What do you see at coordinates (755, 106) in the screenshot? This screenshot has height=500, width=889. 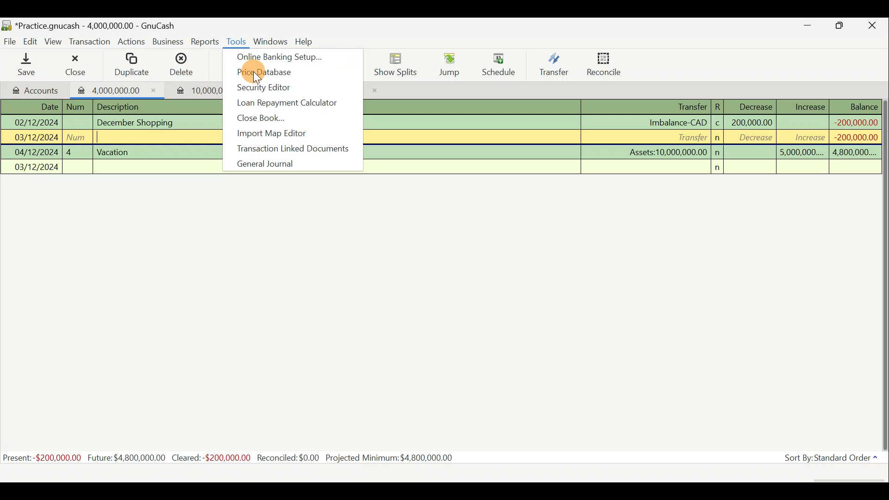 I see `Decrease` at bounding box center [755, 106].